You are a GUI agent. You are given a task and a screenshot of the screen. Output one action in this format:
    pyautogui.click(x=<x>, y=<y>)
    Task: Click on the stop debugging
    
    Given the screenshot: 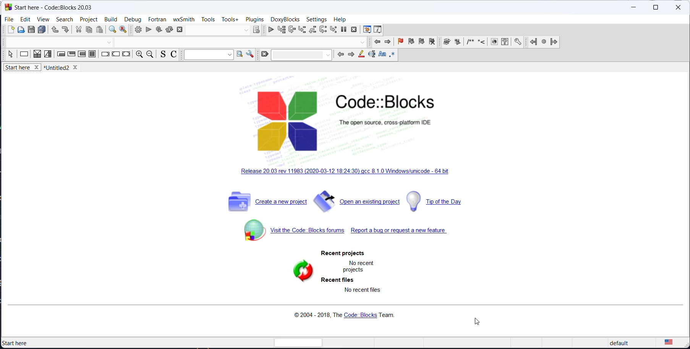 What is the action you would take?
    pyautogui.click(x=355, y=29)
    